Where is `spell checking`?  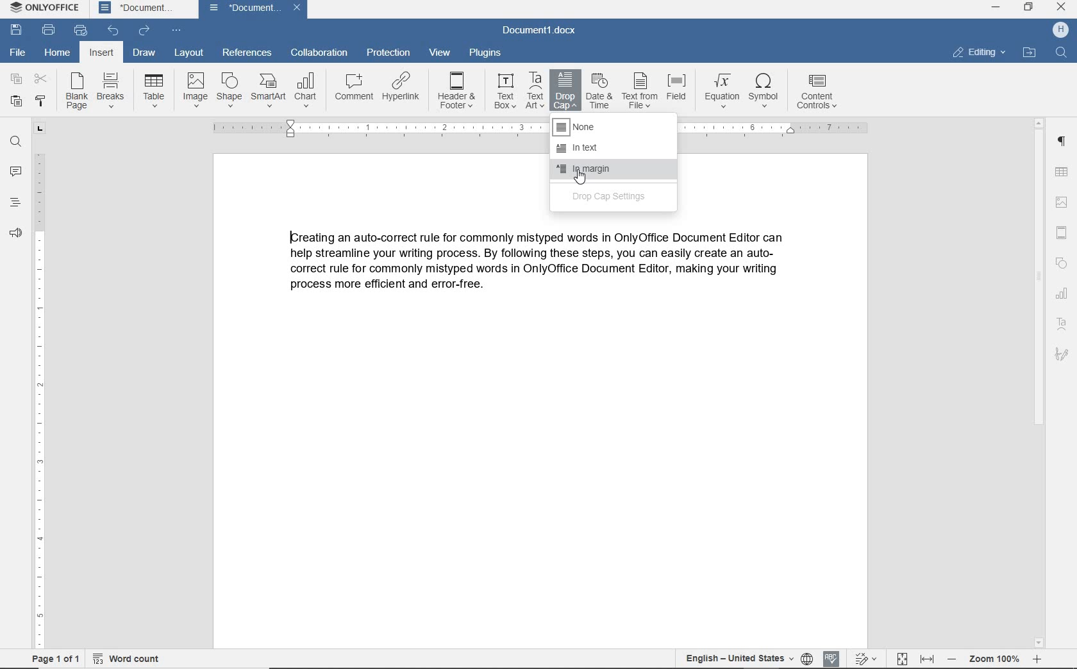
spell checking is located at coordinates (829, 658).